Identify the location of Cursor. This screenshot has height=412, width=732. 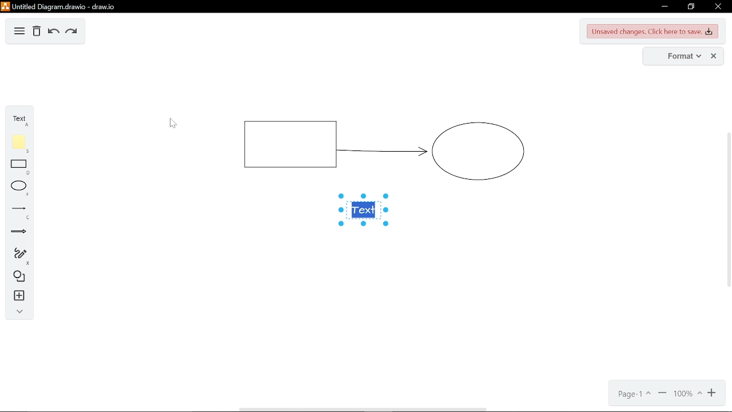
(180, 124).